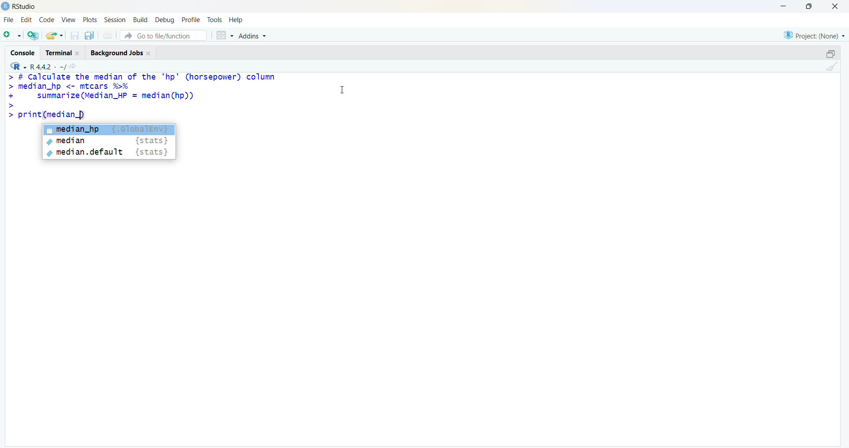  What do you see at coordinates (23, 53) in the screenshot?
I see `console` at bounding box center [23, 53].